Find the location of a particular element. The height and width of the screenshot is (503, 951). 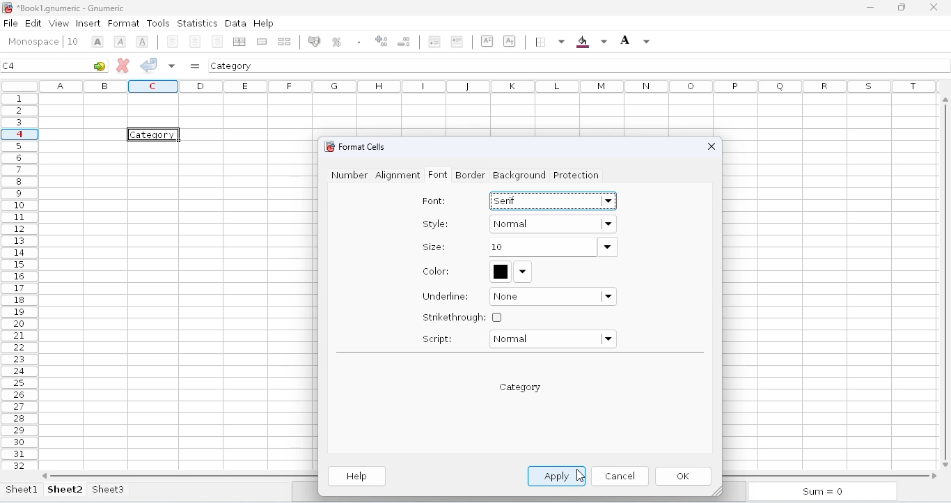

decrease the number of decimals displayed is located at coordinates (404, 41).